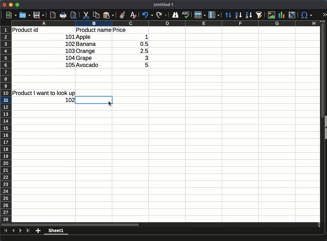  I want to click on chart, so click(281, 15).